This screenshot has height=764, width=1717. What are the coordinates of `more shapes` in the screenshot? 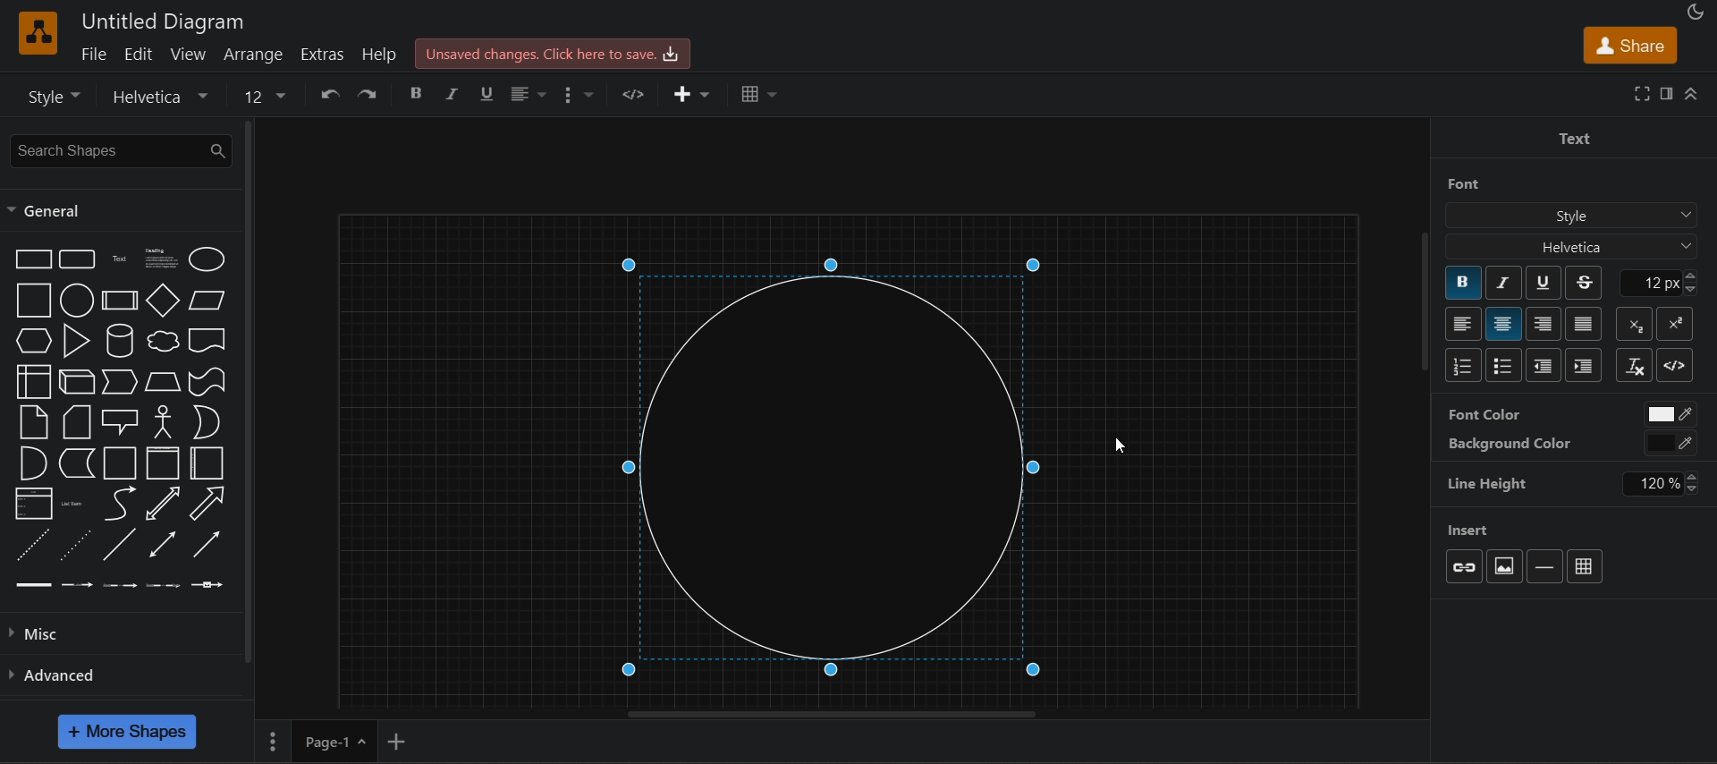 It's located at (127, 732).